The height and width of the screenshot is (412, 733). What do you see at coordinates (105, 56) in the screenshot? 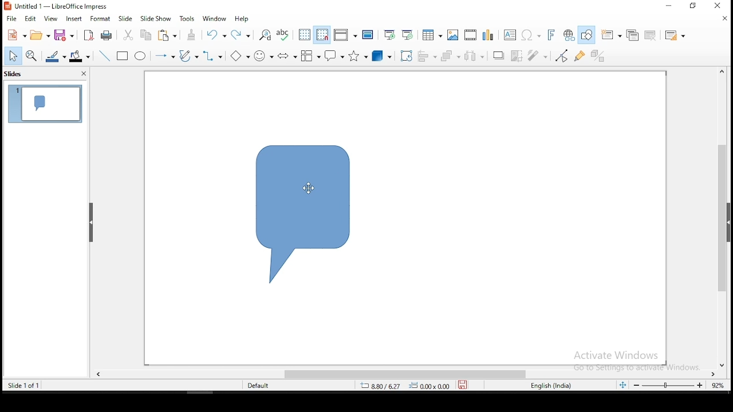
I see `line` at bounding box center [105, 56].